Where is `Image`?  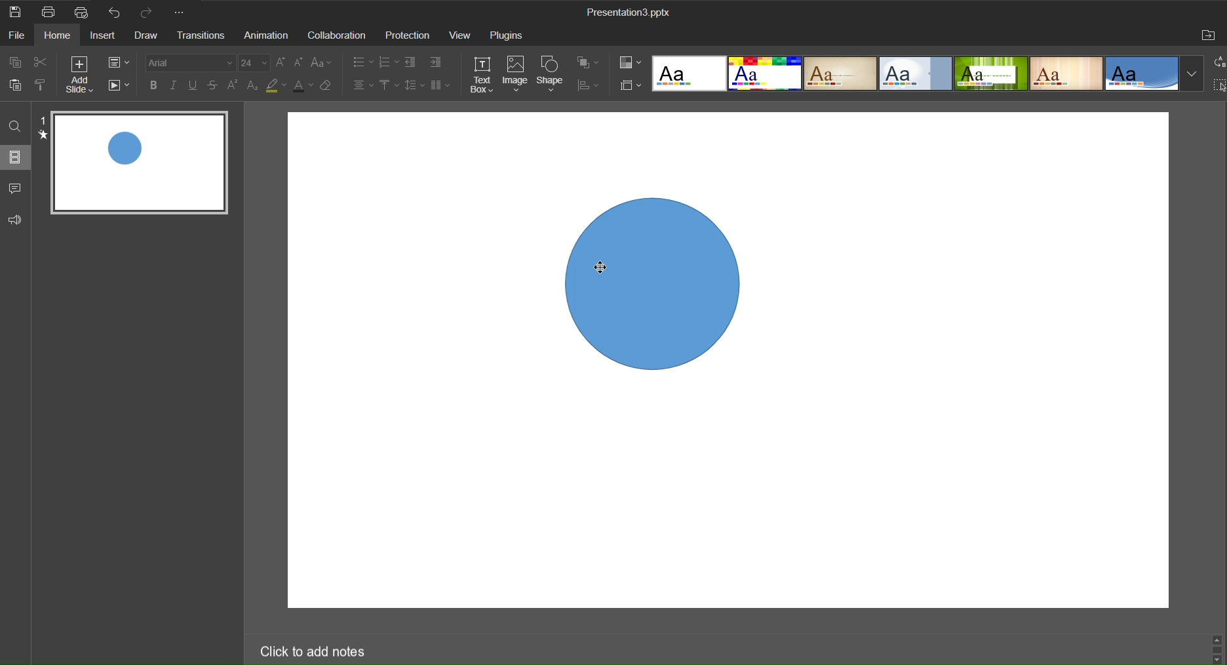
Image is located at coordinates (518, 74).